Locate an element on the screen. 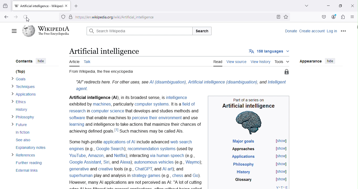 The height and width of the screenshot is (189, 358). Scroll bar is located at coordinates (356, 104).